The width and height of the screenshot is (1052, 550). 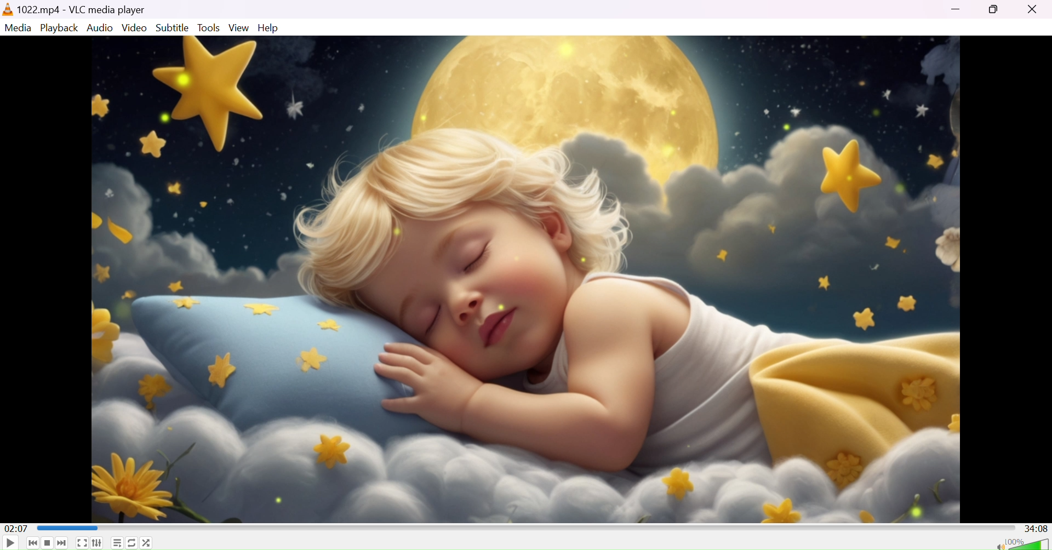 What do you see at coordinates (1036, 529) in the screenshot?
I see `34:08` at bounding box center [1036, 529].